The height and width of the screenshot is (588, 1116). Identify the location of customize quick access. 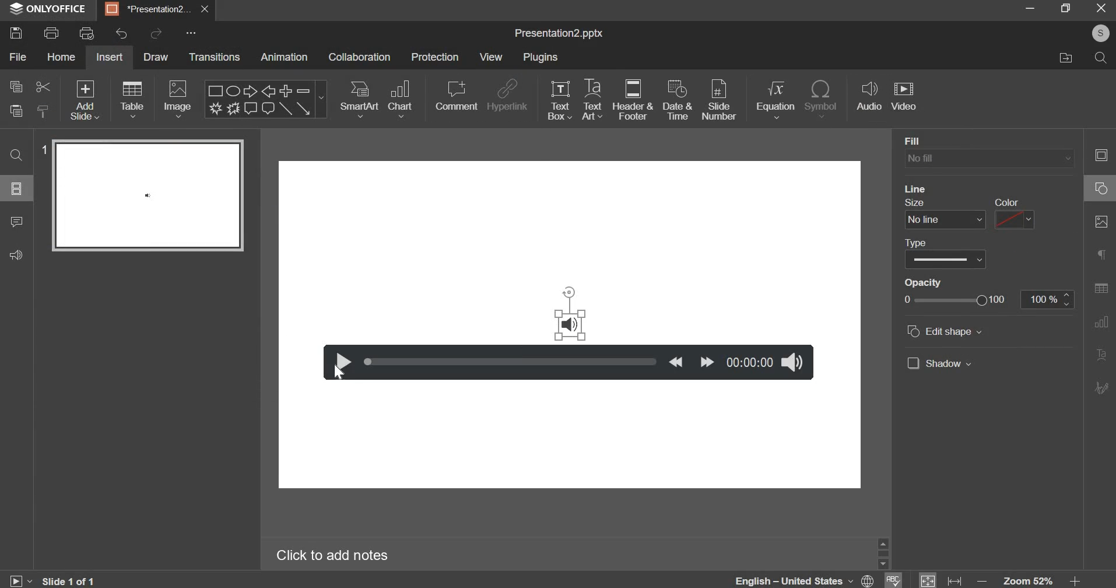
(189, 33).